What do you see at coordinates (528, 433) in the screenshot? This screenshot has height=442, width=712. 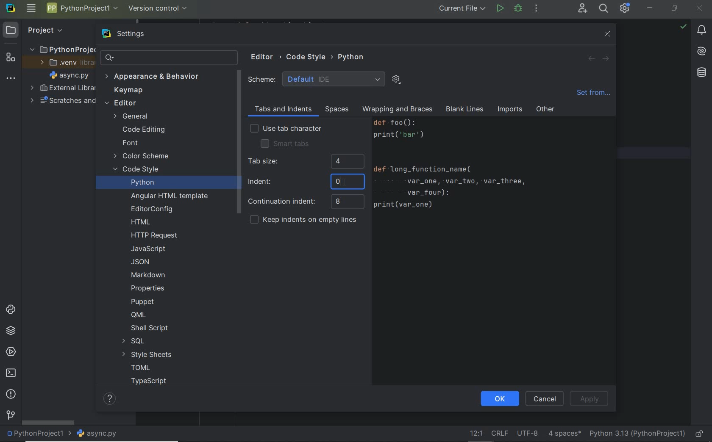 I see `file encoding` at bounding box center [528, 433].